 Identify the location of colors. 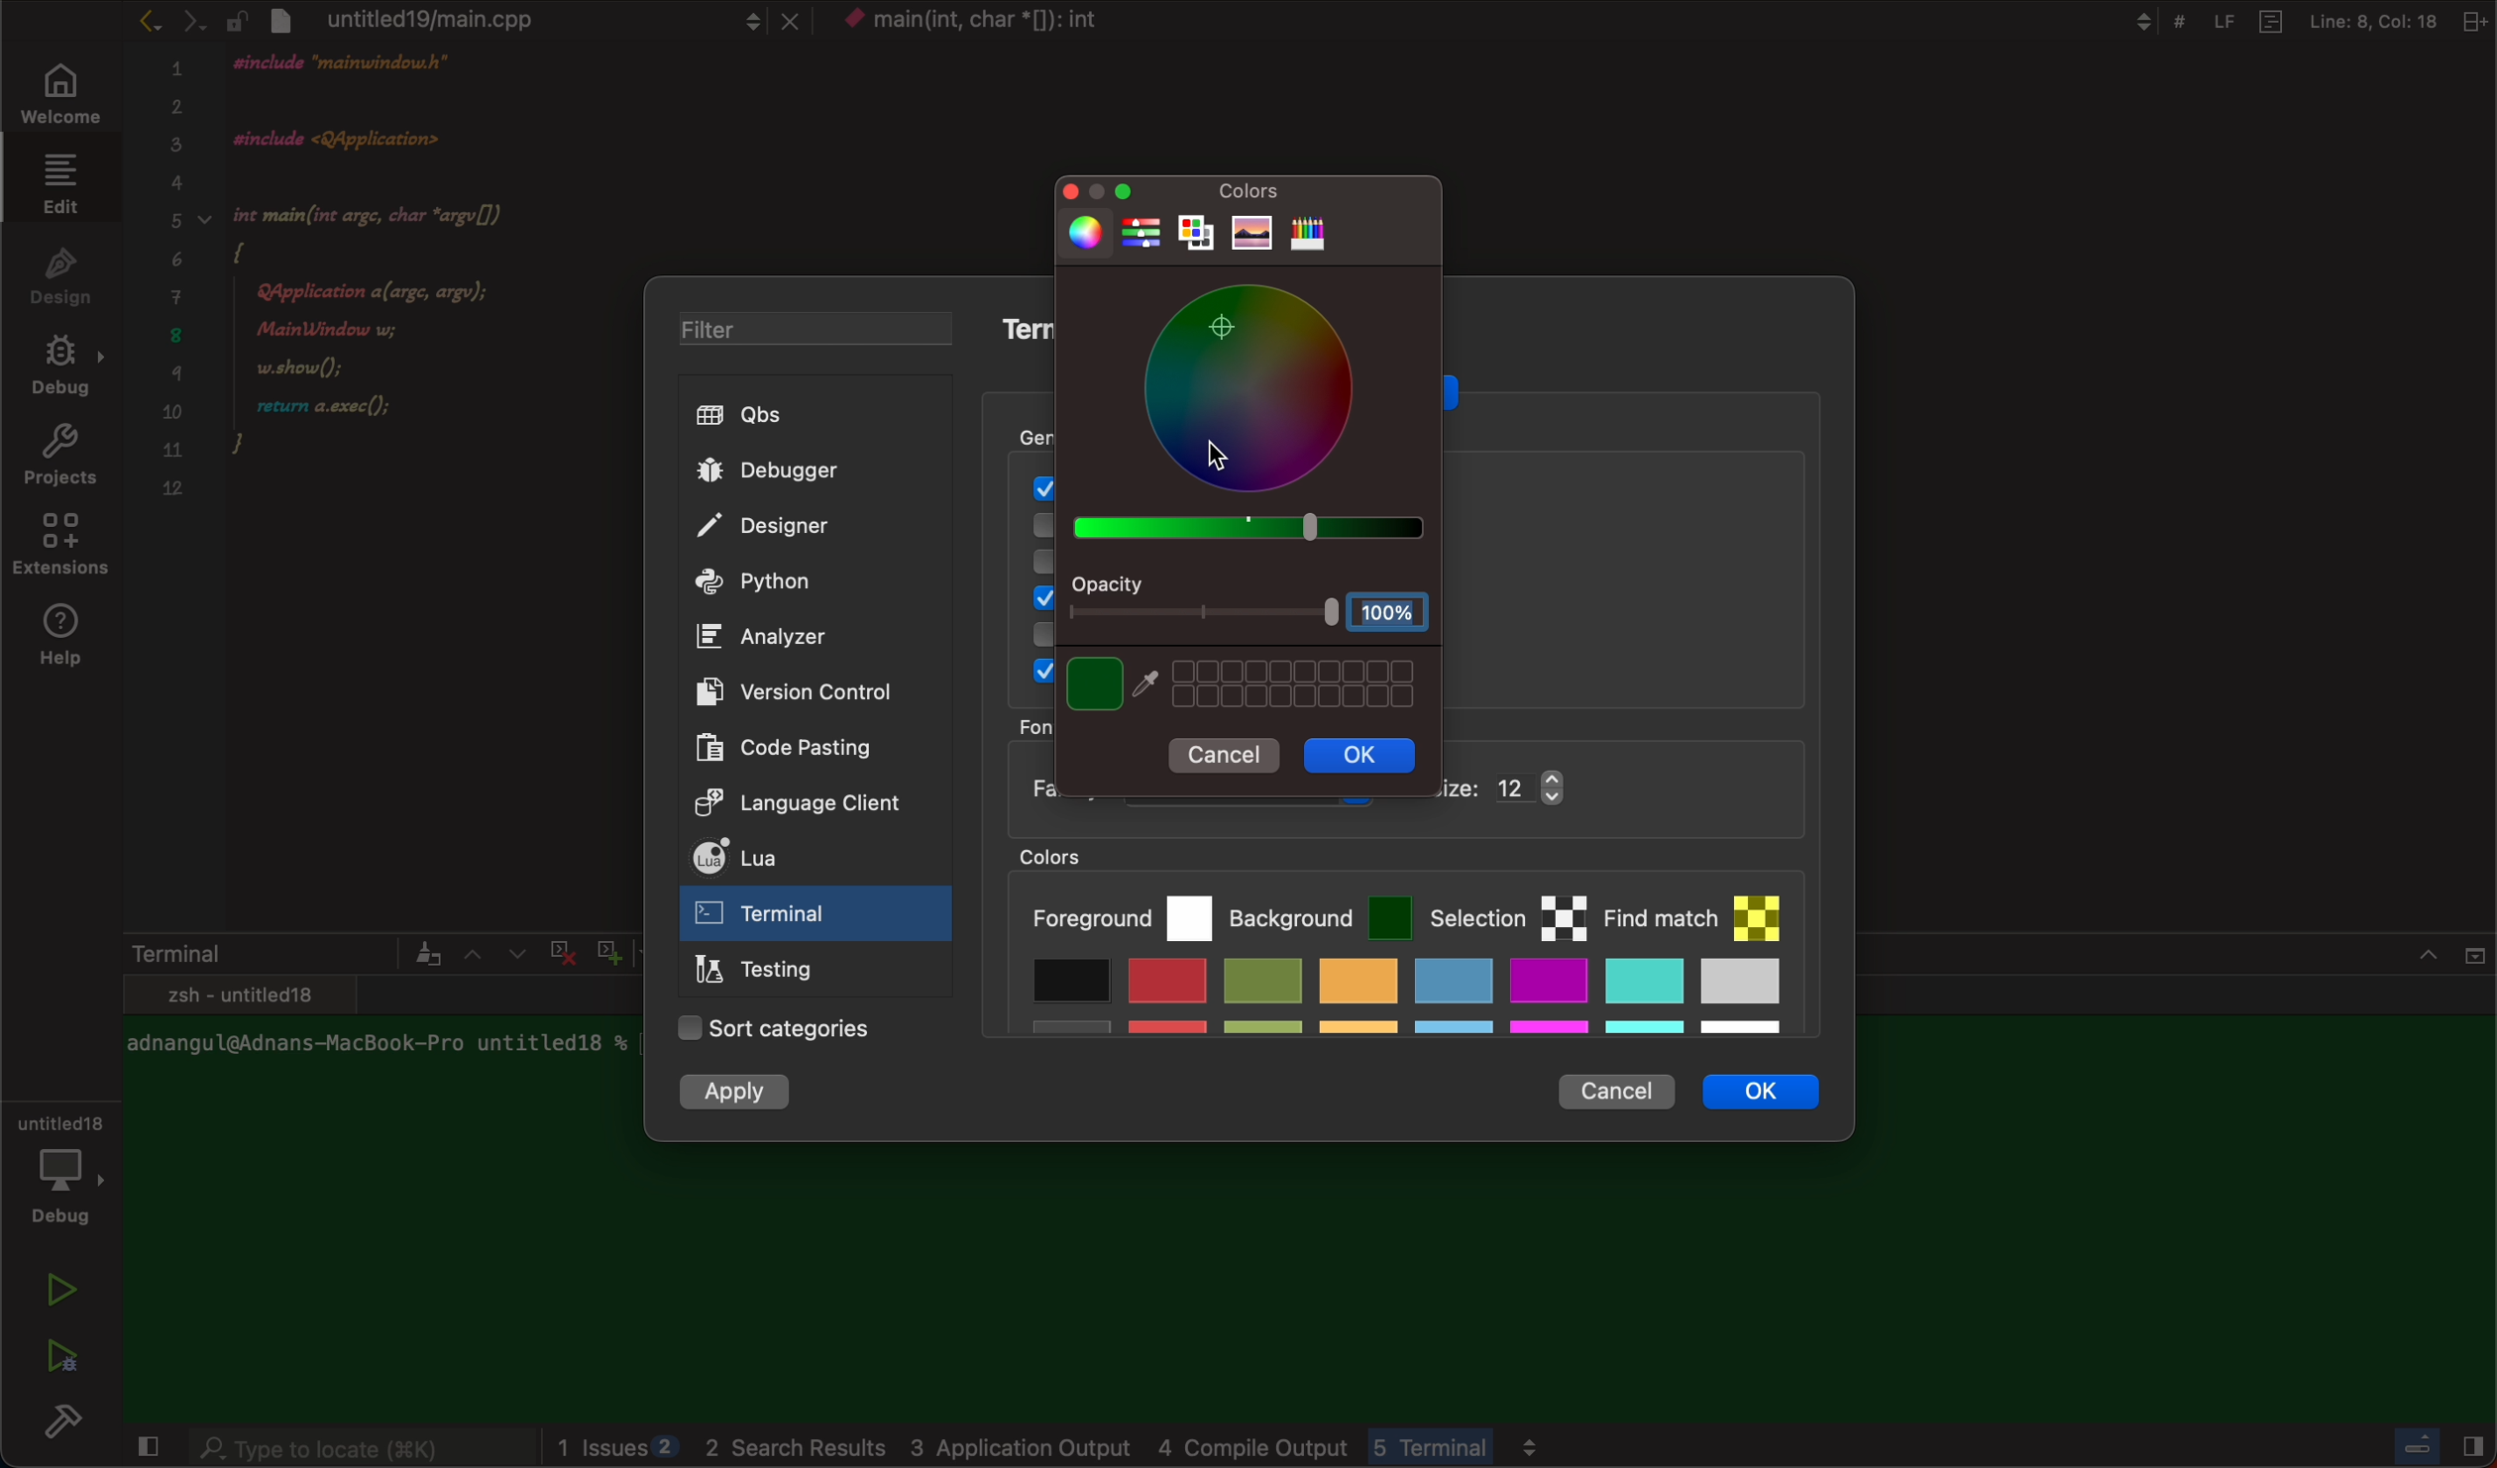
(1245, 188).